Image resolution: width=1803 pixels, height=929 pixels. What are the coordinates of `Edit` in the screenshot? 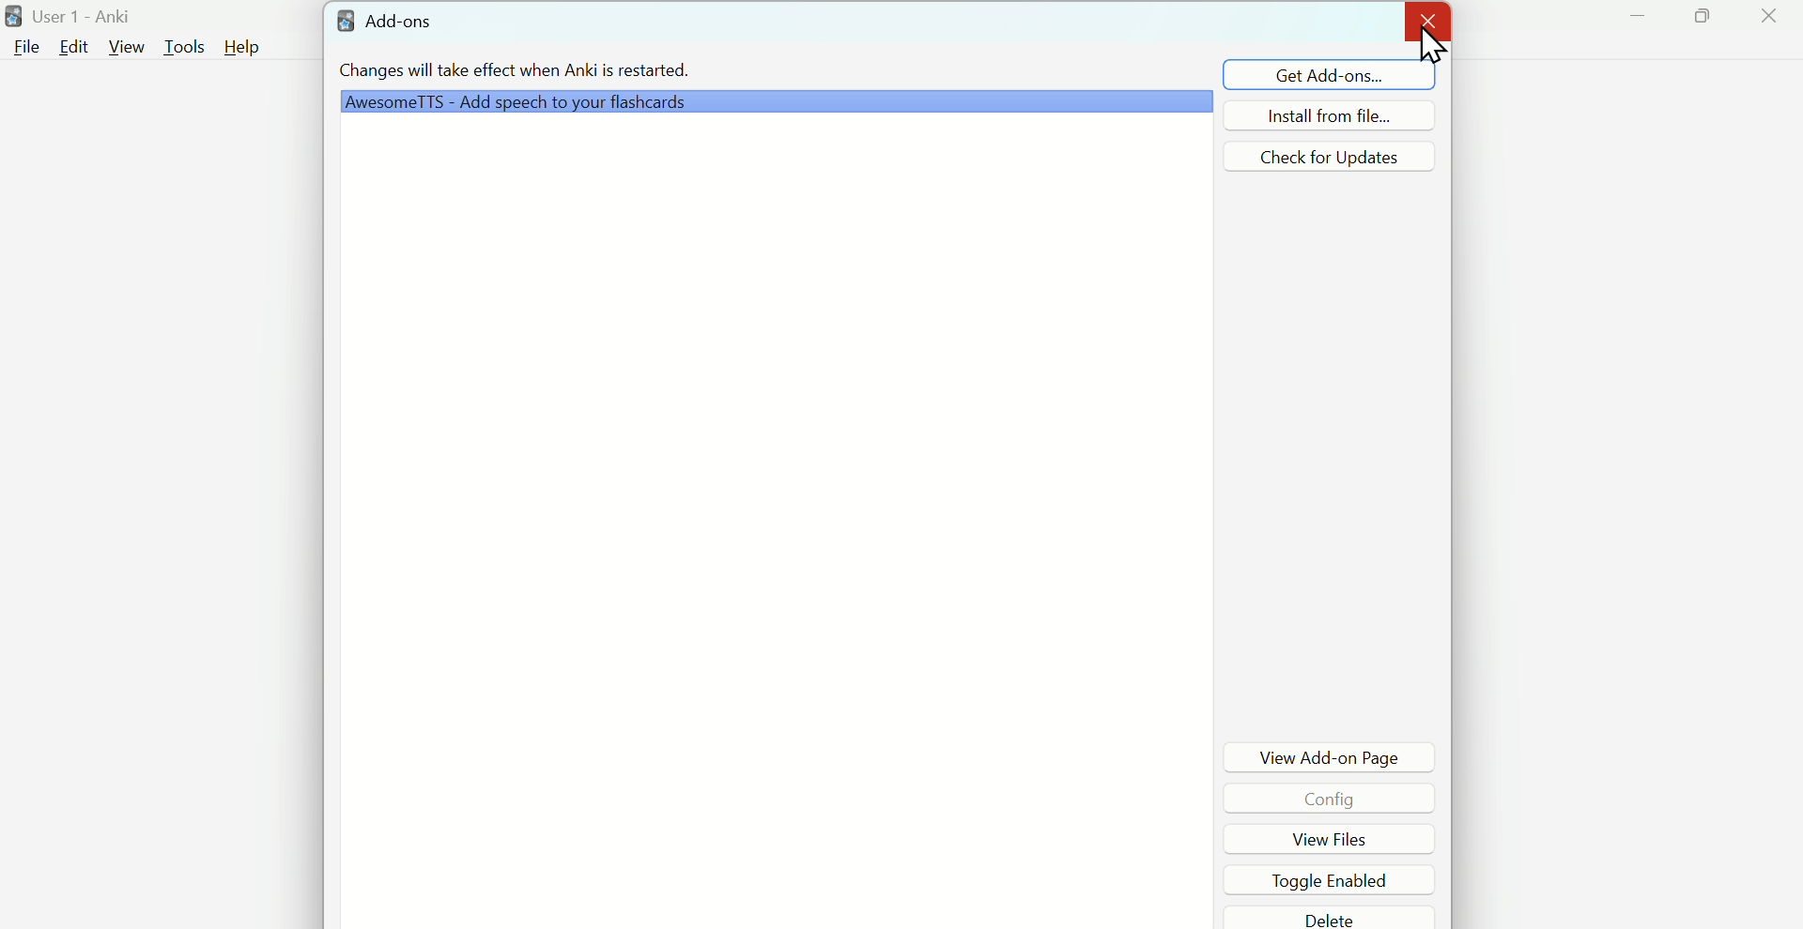 It's located at (72, 48).